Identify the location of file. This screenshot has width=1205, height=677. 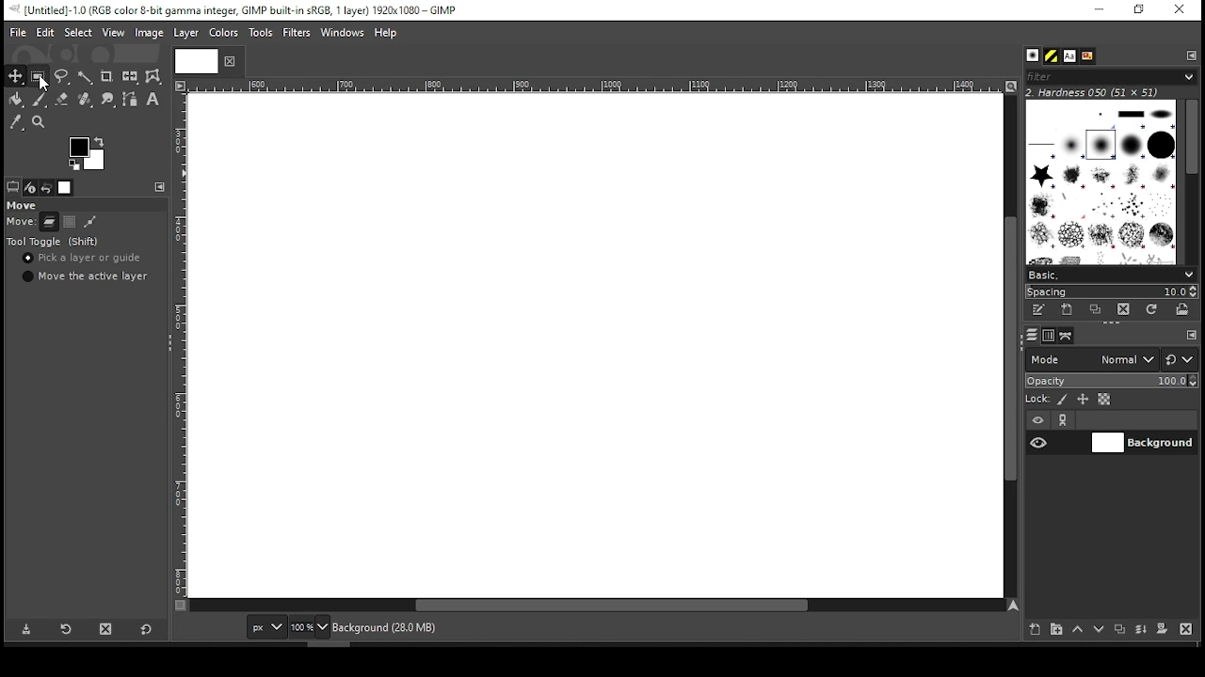
(18, 33).